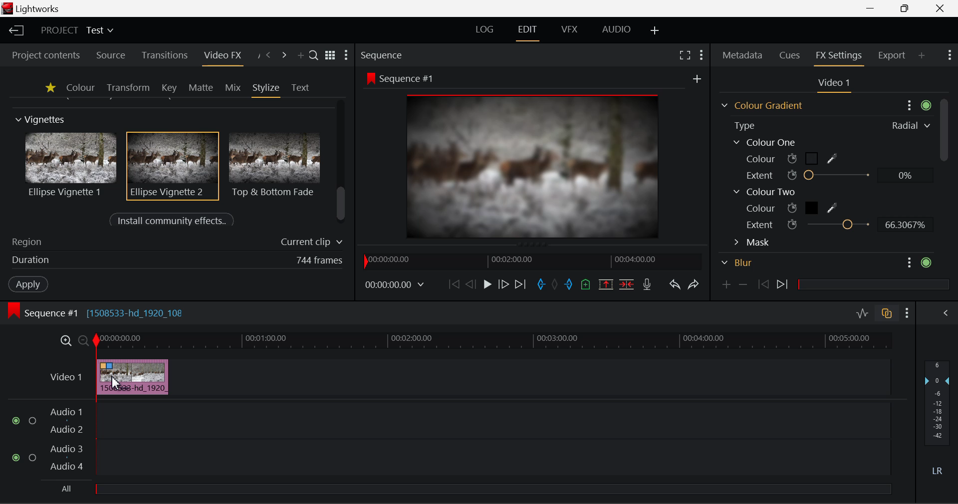 The width and height of the screenshot is (958, 504). What do you see at coordinates (886, 312) in the screenshot?
I see `Toggle auto track sync` at bounding box center [886, 312].